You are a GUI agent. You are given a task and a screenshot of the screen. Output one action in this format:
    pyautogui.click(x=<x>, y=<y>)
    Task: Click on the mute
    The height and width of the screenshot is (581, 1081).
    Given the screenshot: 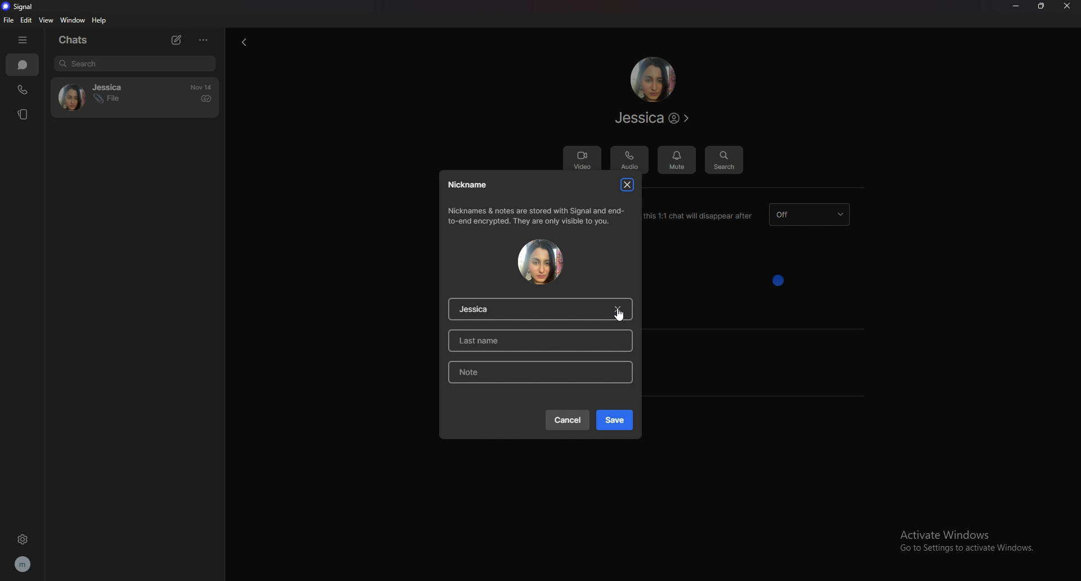 What is the action you would take?
    pyautogui.click(x=677, y=160)
    